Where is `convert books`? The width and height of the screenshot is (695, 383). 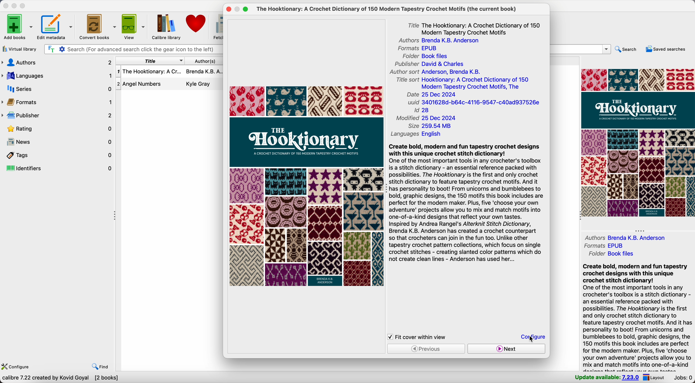 convert books is located at coordinates (97, 26).